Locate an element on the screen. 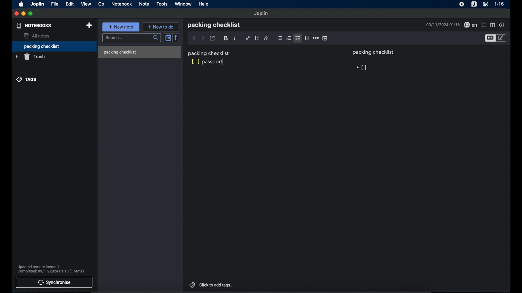  packing checklist is located at coordinates (374, 52).